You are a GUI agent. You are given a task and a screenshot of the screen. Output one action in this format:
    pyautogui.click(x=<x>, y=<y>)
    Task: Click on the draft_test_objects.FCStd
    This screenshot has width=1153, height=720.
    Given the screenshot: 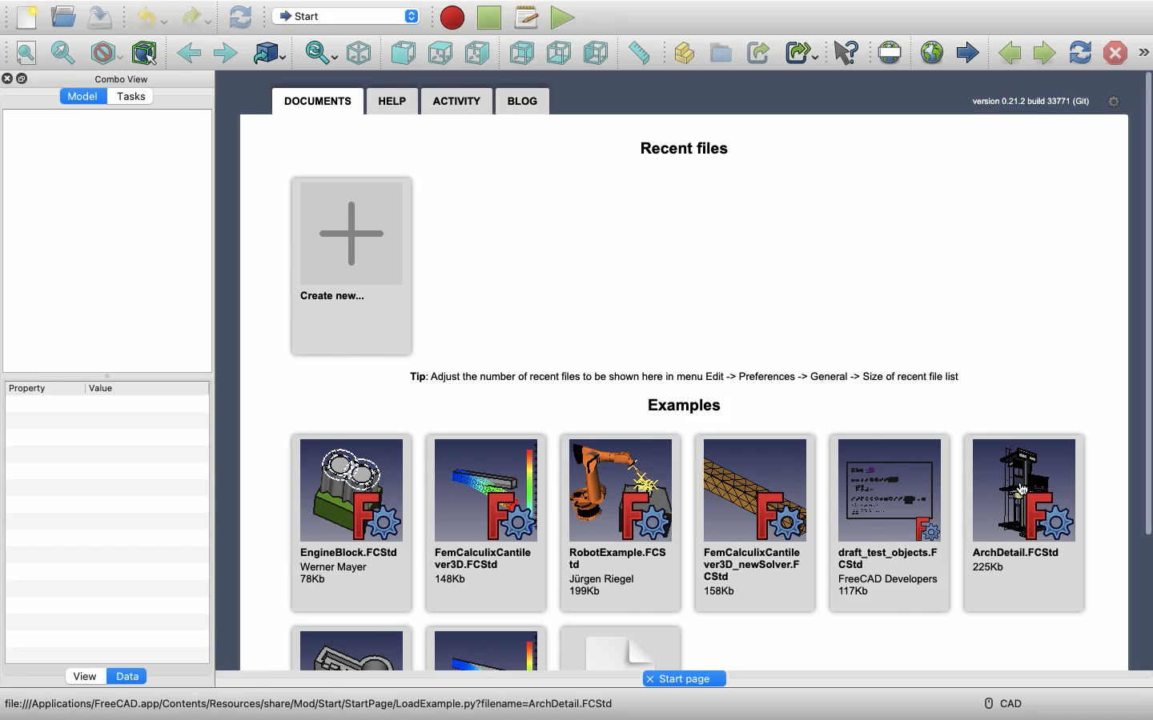 What is the action you would take?
    pyautogui.click(x=890, y=525)
    